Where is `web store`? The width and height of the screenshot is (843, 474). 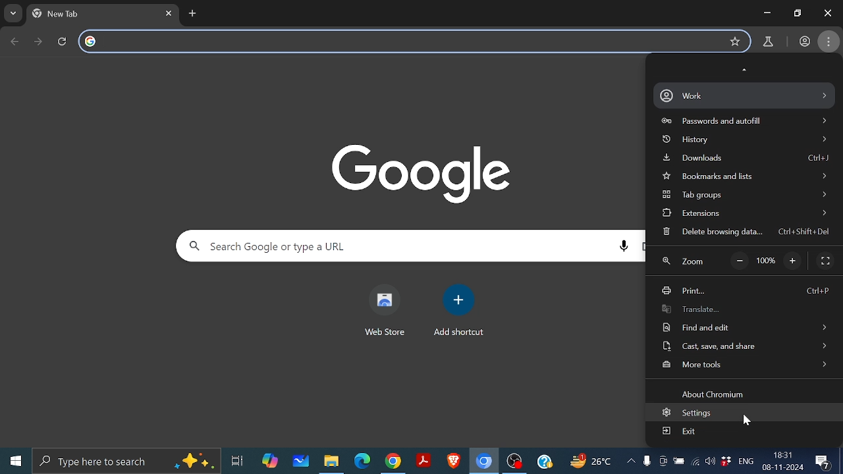
web store is located at coordinates (385, 299).